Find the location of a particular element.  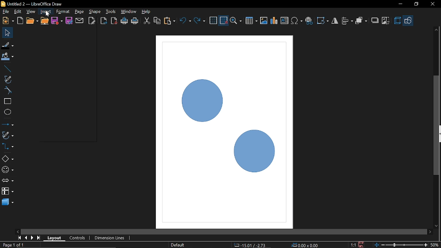

Open is located at coordinates (32, 21).